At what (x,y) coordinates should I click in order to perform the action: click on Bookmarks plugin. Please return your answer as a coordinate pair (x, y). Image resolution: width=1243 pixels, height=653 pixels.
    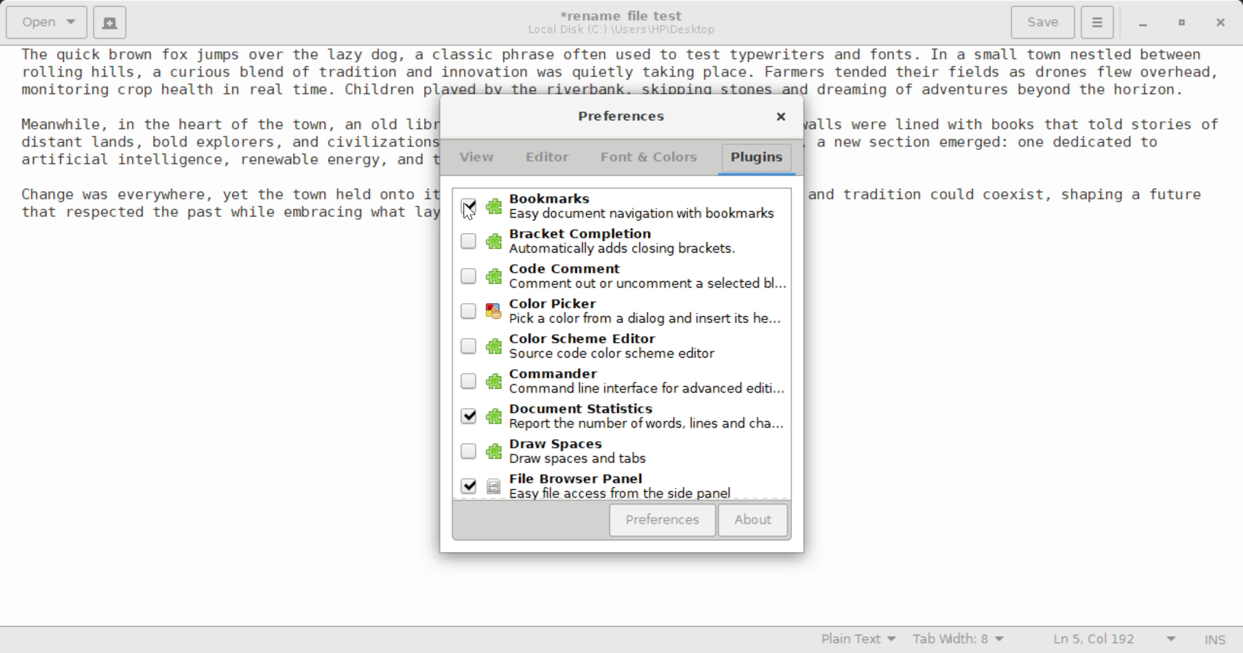
    Looking at the image, I should click on (622, 207).